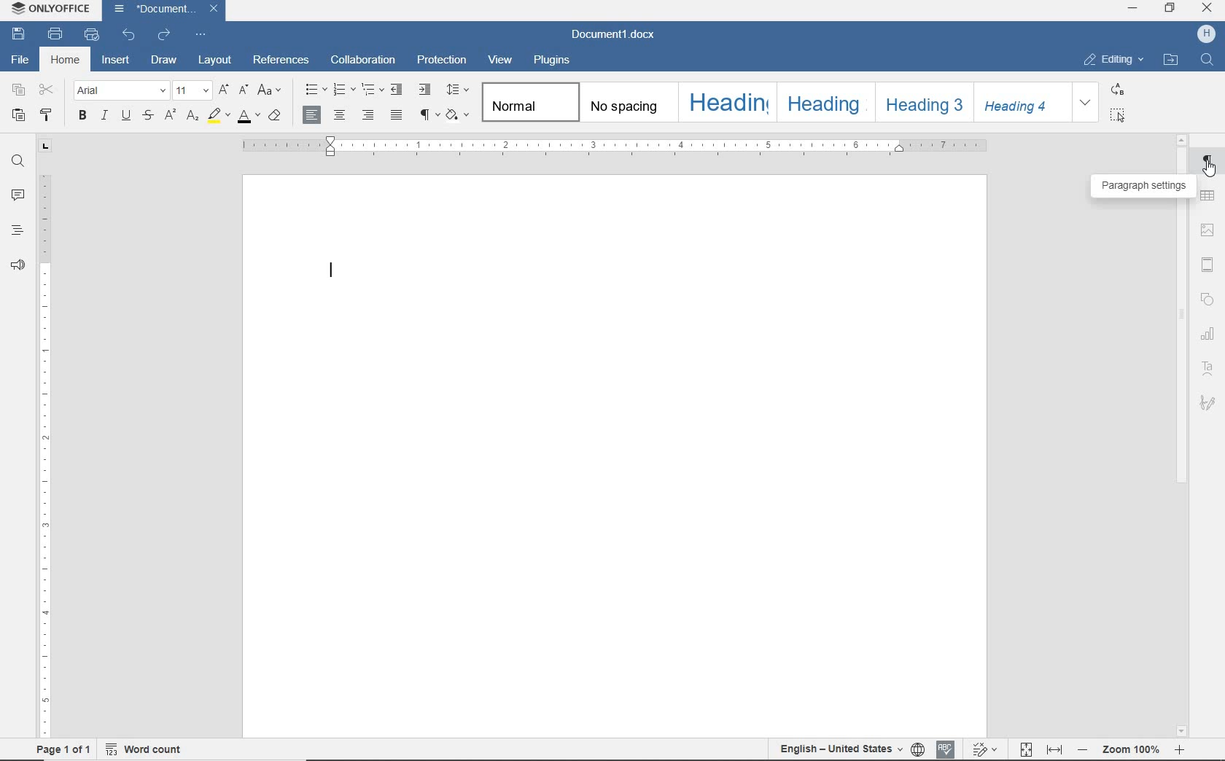 The width and height of the screenshot is (1225, 761). Describe the element at coordinates (19, 61) in the screenshot. I see `file` at that location.